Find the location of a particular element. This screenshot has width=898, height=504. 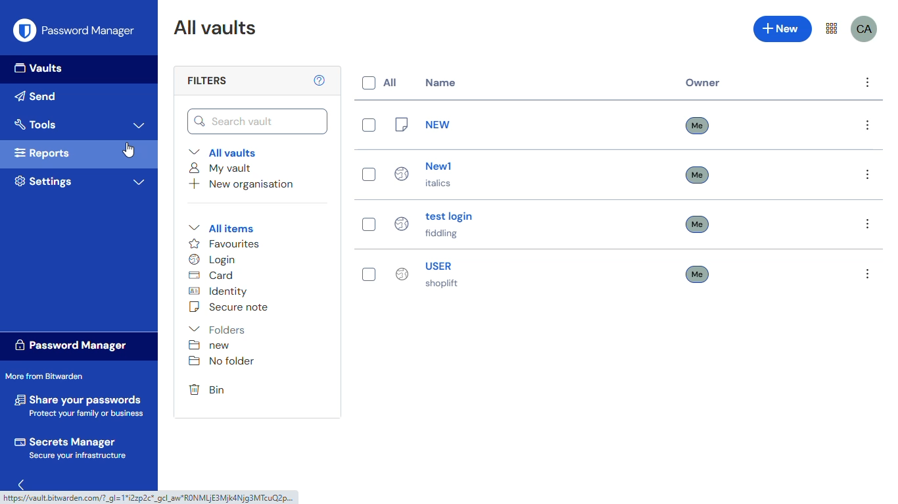

more from bitwarden is located at coordinates (47, 376).